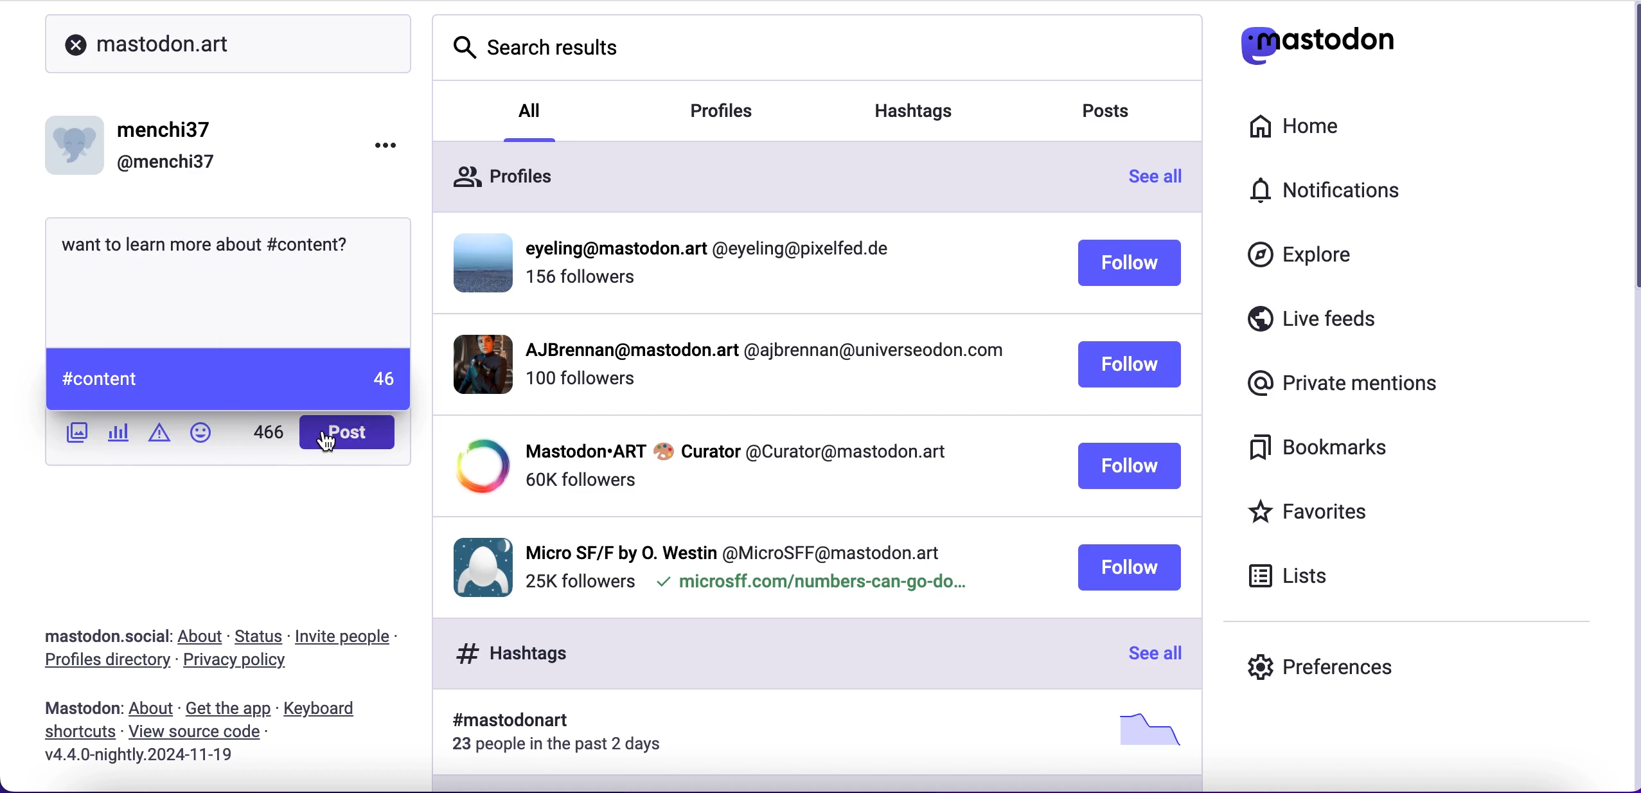 Image resolution: width=1641 pixels, height=793 pixels. What do you see at coordinates (1342, 511) in the screenshot?
I see `favorites` at bounding box center [1342, 511].